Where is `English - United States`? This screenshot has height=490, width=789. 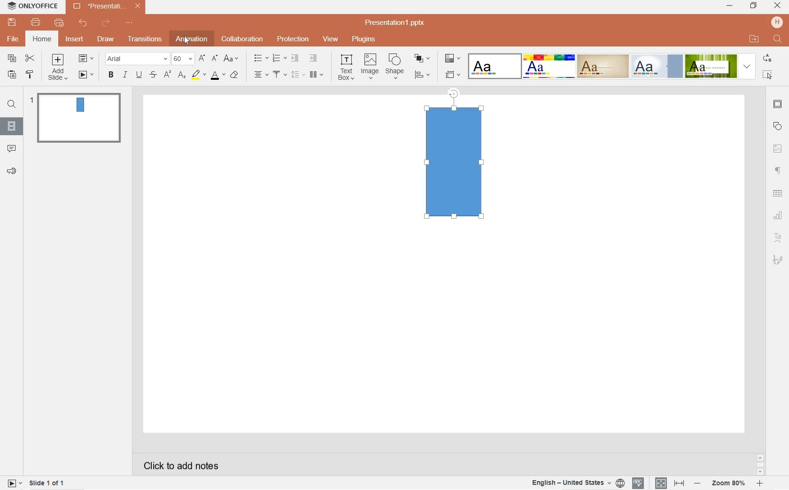
English - United States is located at coordinates (577, 483).